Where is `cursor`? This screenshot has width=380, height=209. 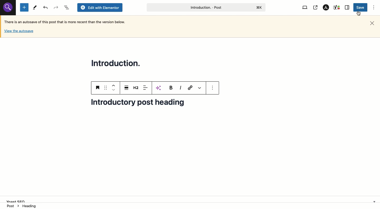
cursor is located at coordinates (358, 13).